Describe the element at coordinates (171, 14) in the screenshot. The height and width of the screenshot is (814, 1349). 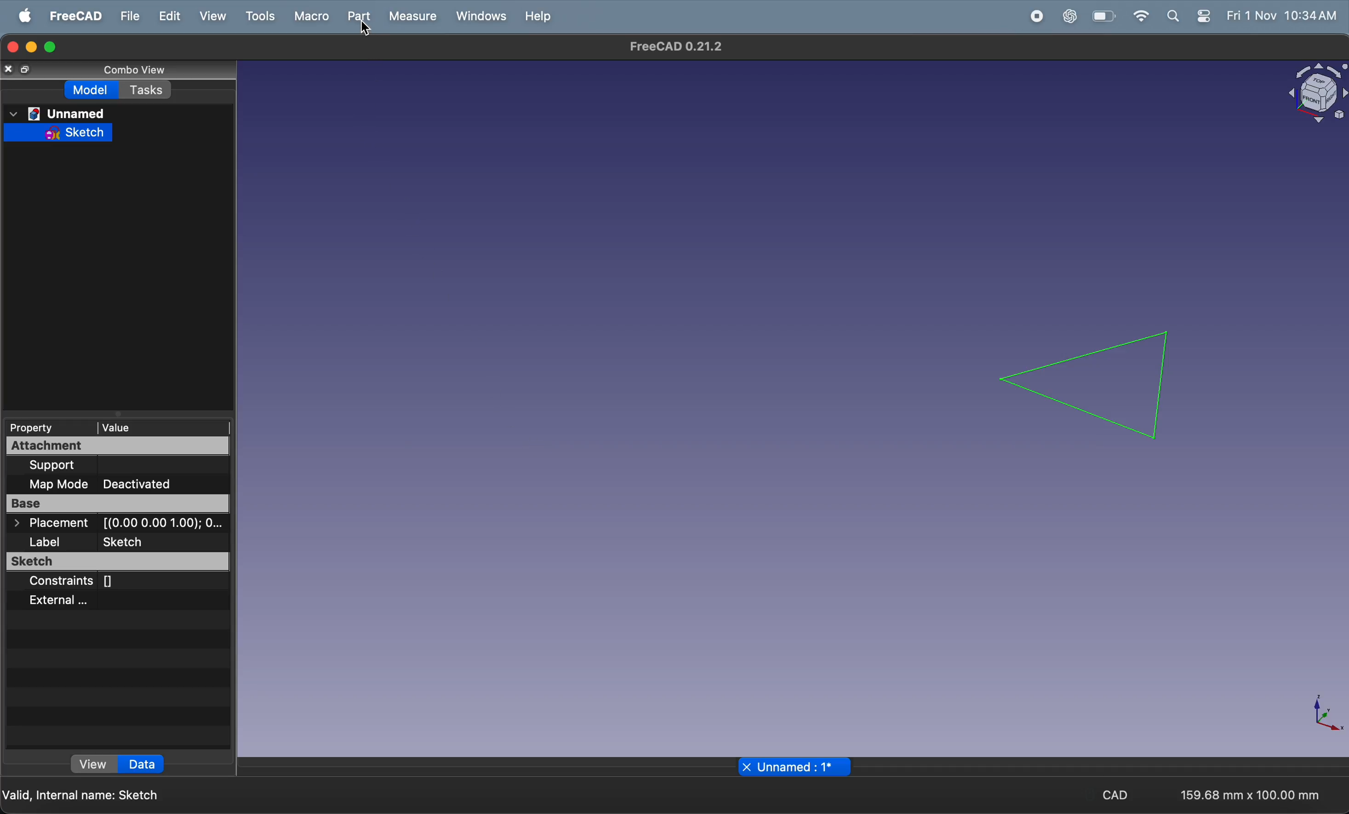
I see `edit` at that location.